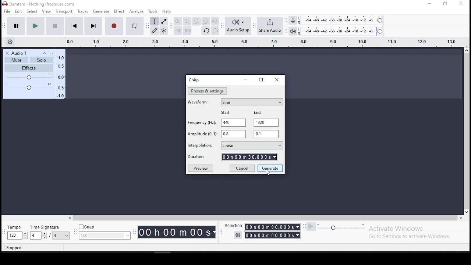 This screenshot has width=471, height=265. What do you see at coordinates (36, 25) in the screenshot?
I see `play` at bounding box center [36, 25].